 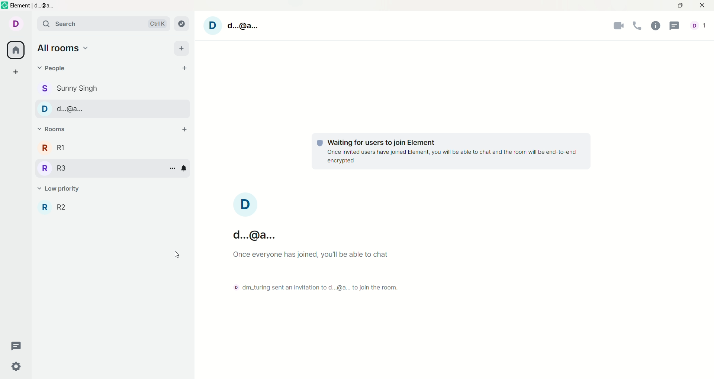 What do you see at coordinates (704, 6) in the screenshot?
I see `close` at bounding box center [704, 6].